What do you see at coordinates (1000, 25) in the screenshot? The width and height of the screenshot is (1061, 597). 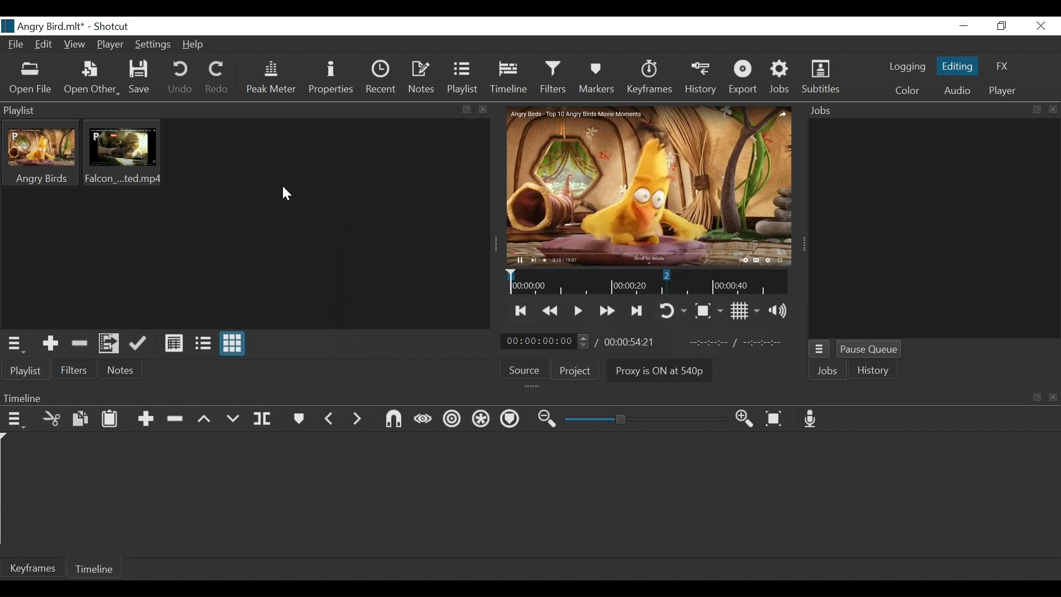 I see `Restore` at bounding box center [1000, 25].